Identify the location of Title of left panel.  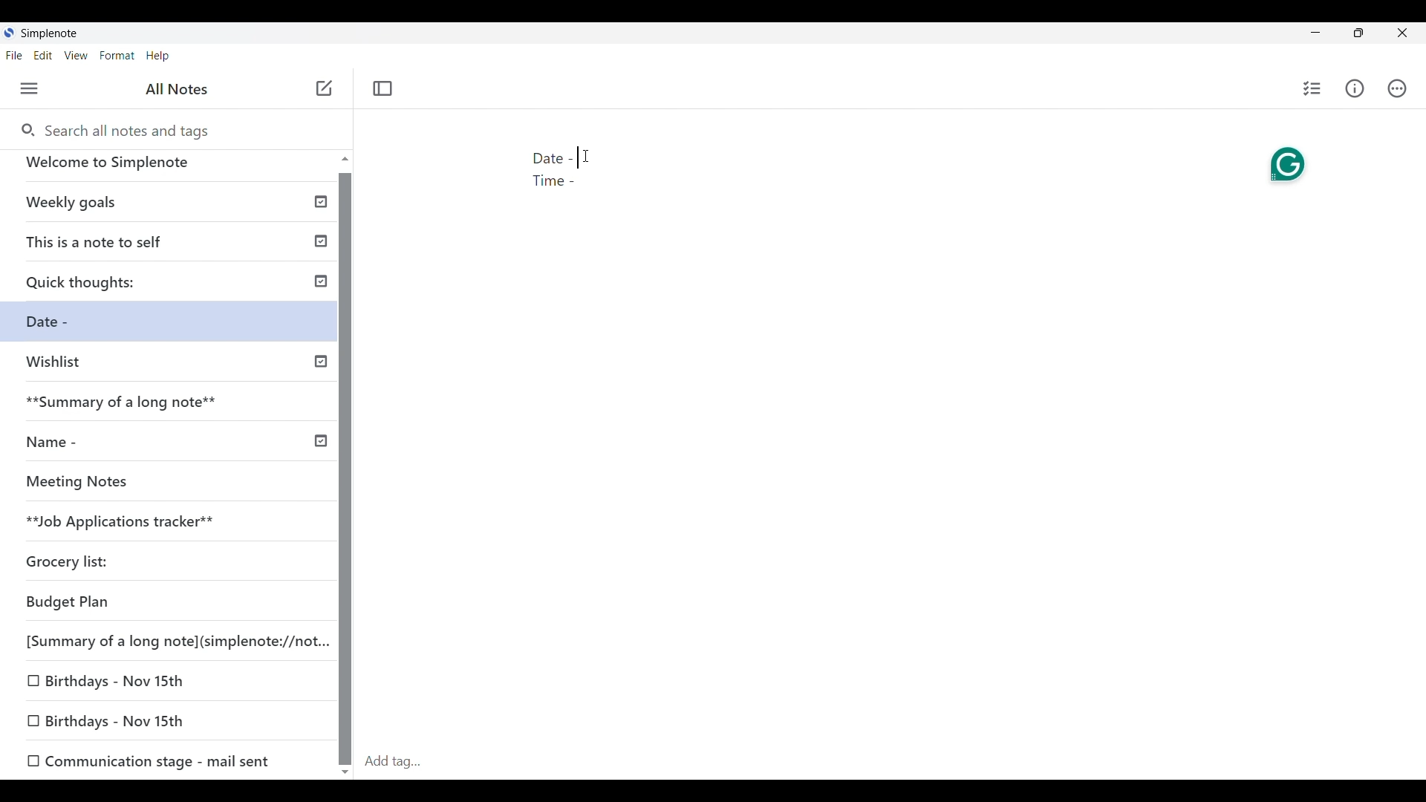
(178, 89).